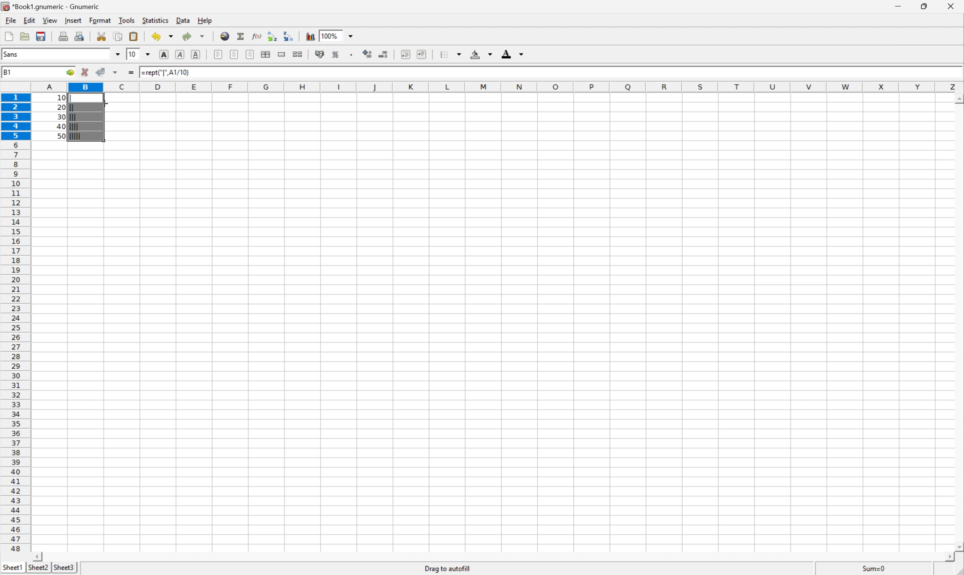 This screenshot has height=575, width=964. I want to click on Drop Down, so click(351, 35).